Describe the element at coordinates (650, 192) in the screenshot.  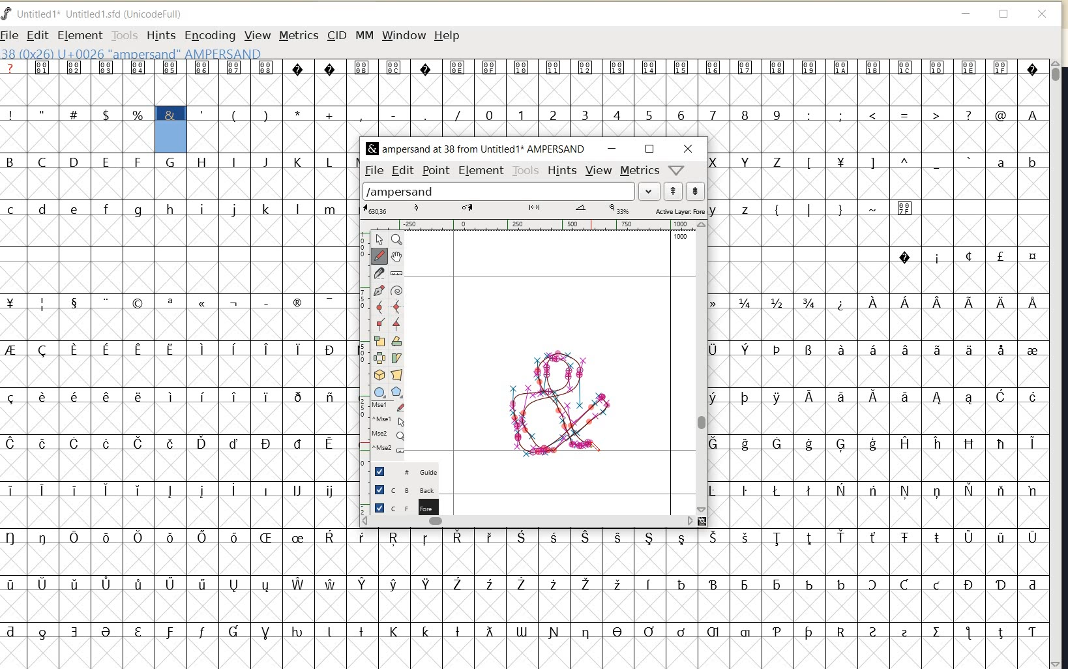
I see `expand` at that location.